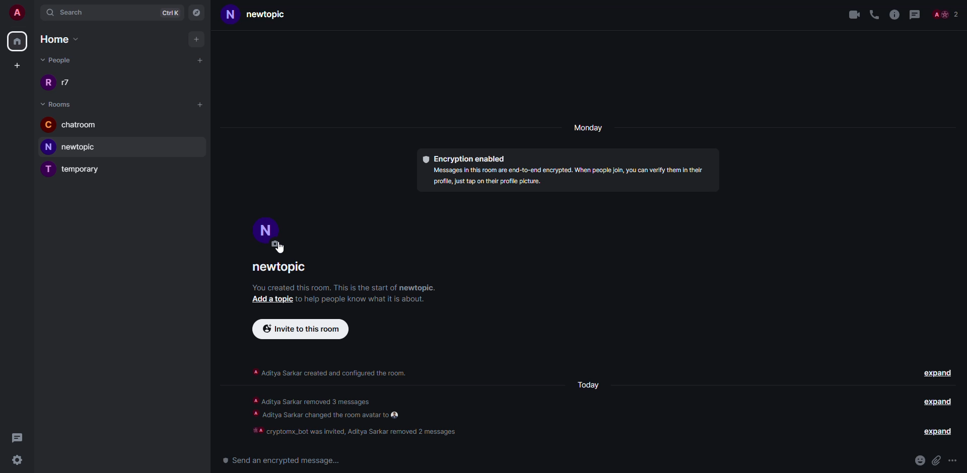  Describe the element at coordinates (200, 60) in the screenshot. I see `add` at that location.